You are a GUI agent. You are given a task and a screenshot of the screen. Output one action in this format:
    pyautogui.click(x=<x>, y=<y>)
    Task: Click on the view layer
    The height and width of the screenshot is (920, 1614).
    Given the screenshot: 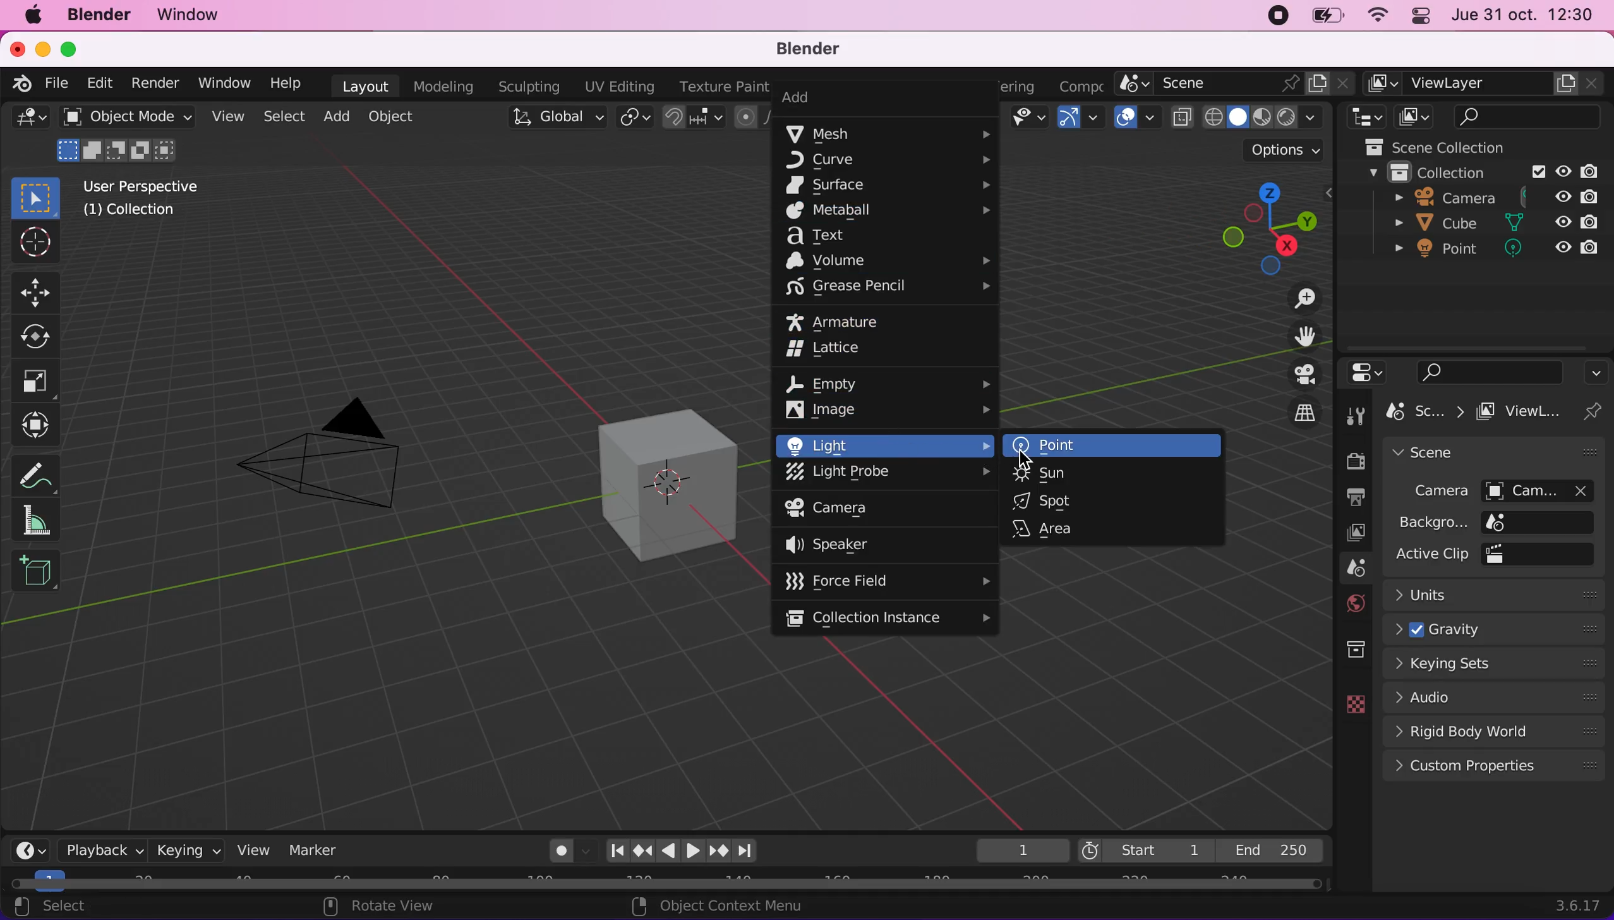 What is the action you would take?
    pyautogui.click(x=1485, y=82)
    